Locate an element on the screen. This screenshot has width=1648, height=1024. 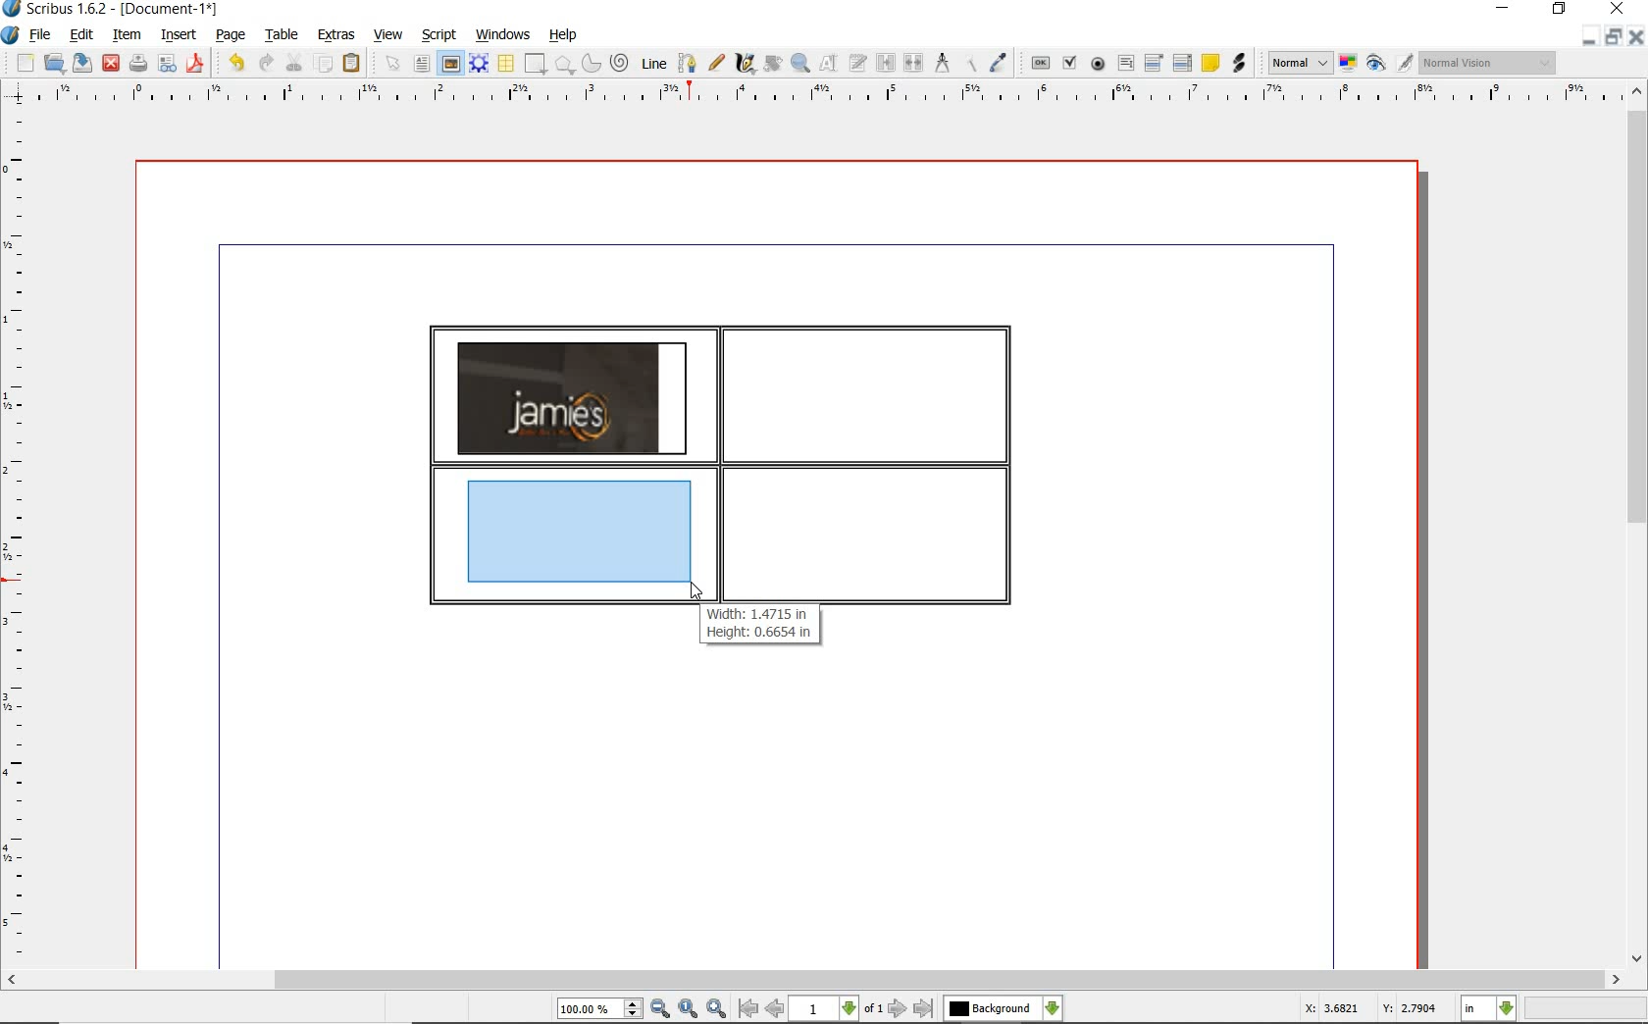
drawing image frame is located at coordinates (581, 533).